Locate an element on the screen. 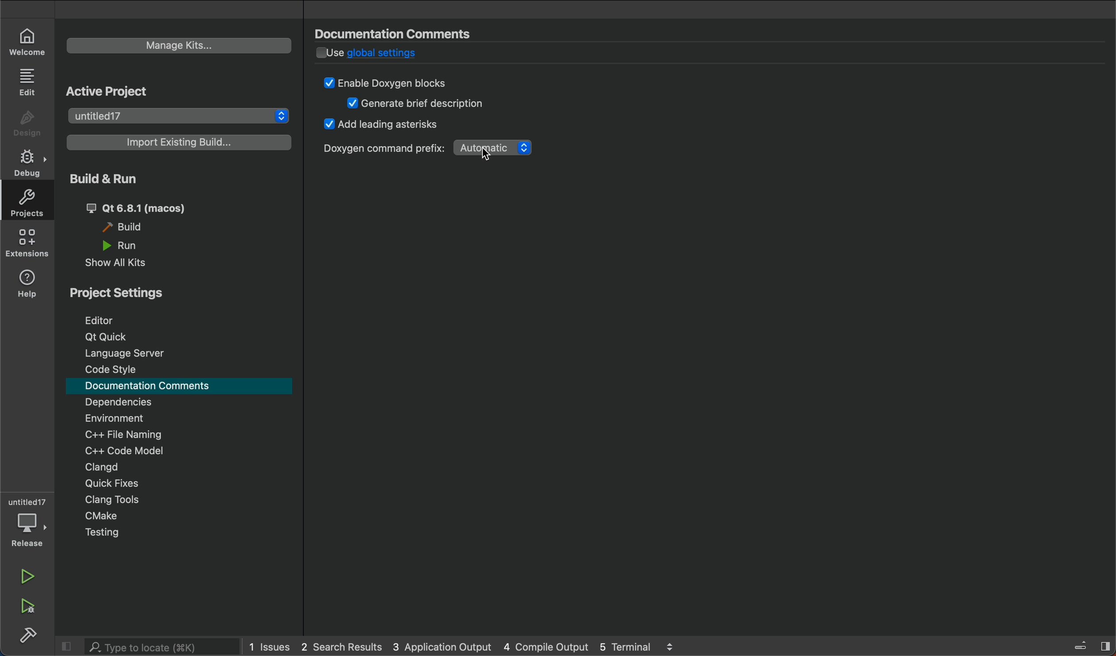 This screenshot has width=1116, height=656. close is located at coordinates (1089, 645).